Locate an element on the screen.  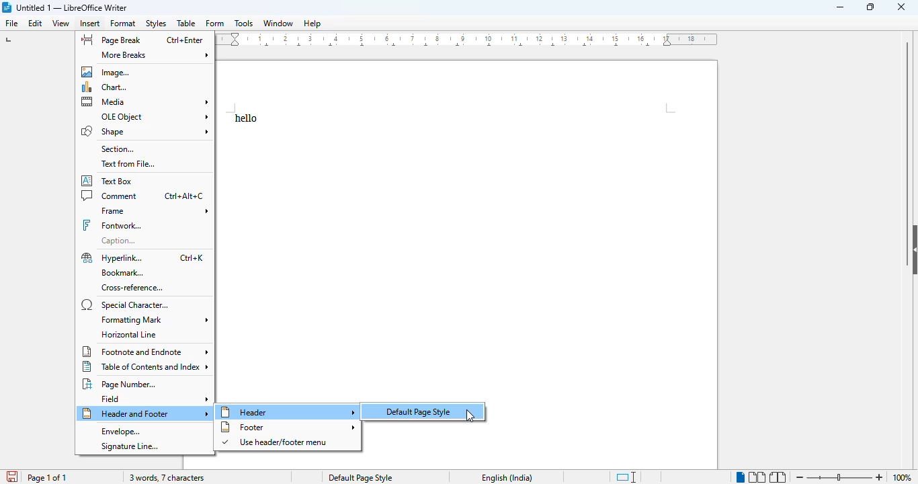
shortcut for hyperlink is located at coordinates (190, 257).